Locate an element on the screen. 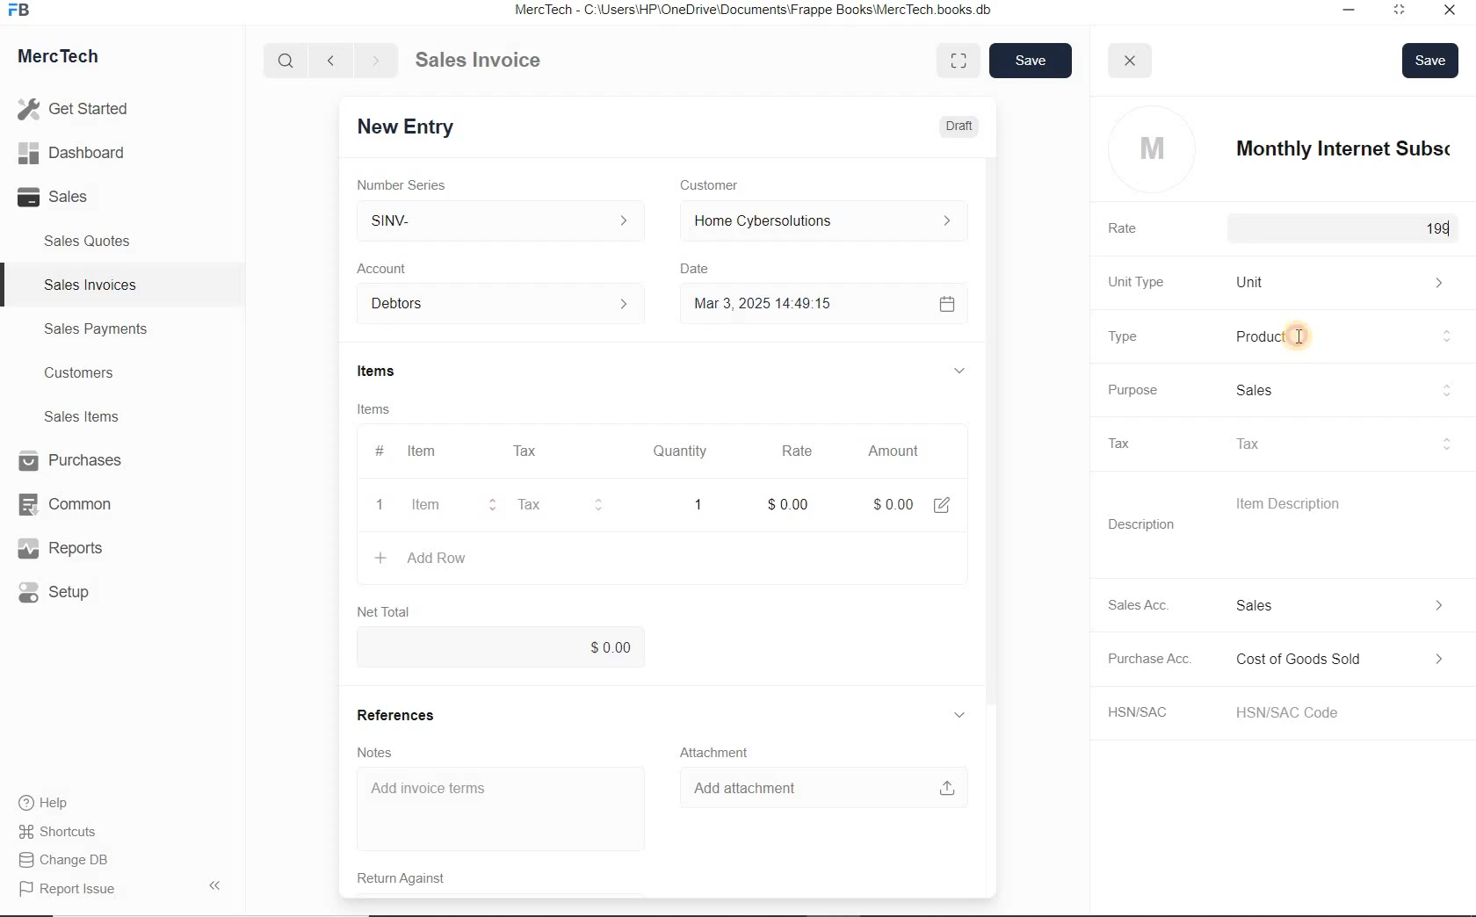  Draft is located at coordinates (960, 125).